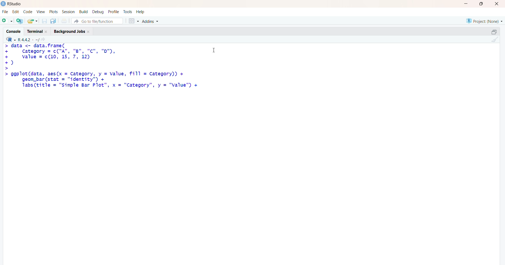  What do you see at coordinates (128, 12) in the screenshot?
I see `tools` at bounding box center [128, 12].